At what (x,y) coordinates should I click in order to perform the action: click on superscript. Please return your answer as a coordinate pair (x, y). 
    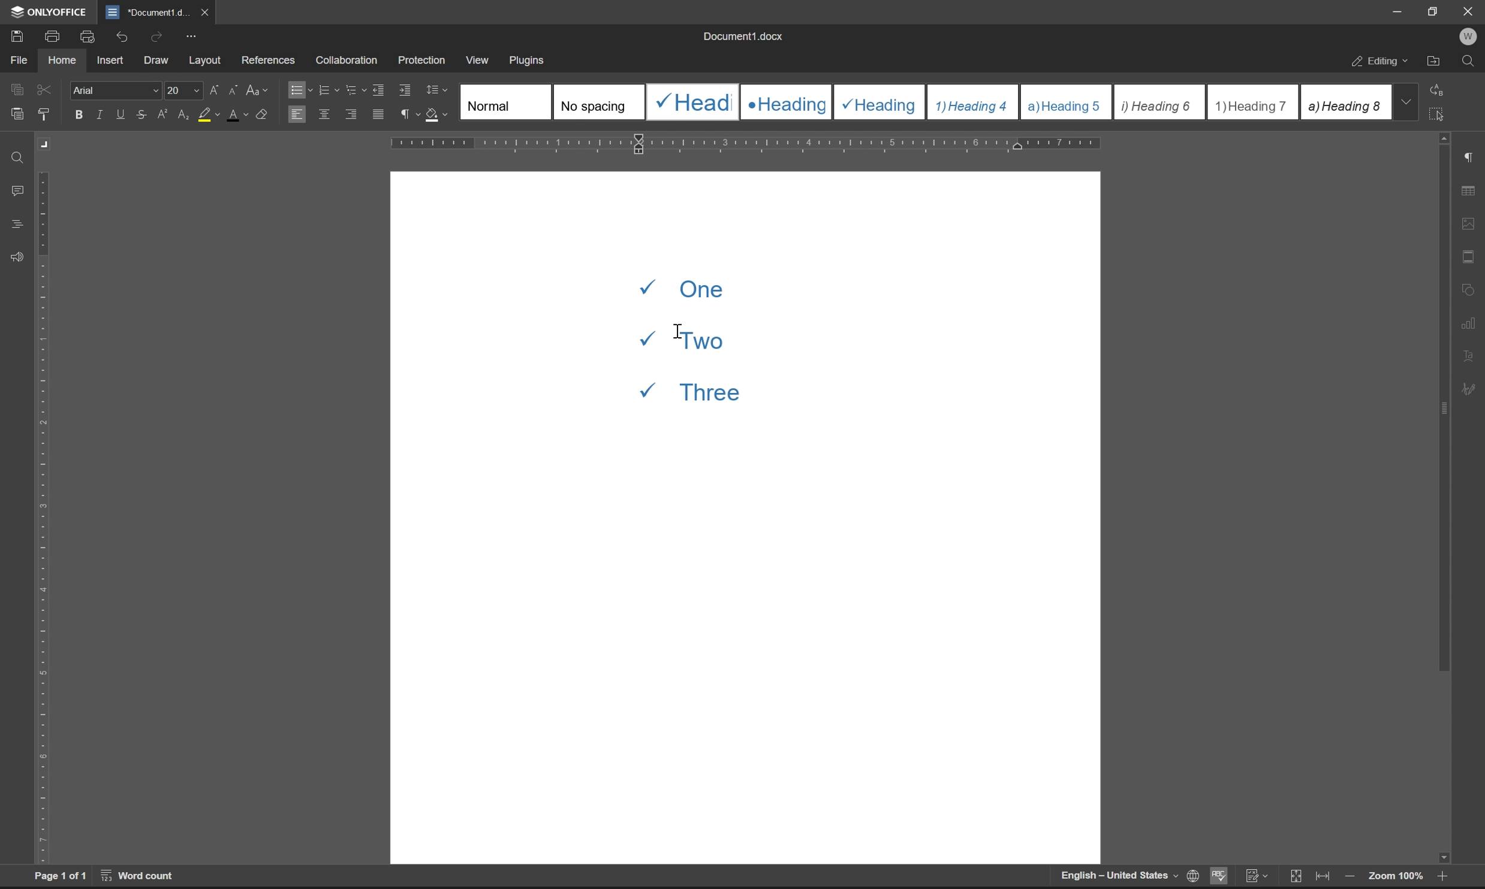
    Looking at the image, I should click on (164, 114).